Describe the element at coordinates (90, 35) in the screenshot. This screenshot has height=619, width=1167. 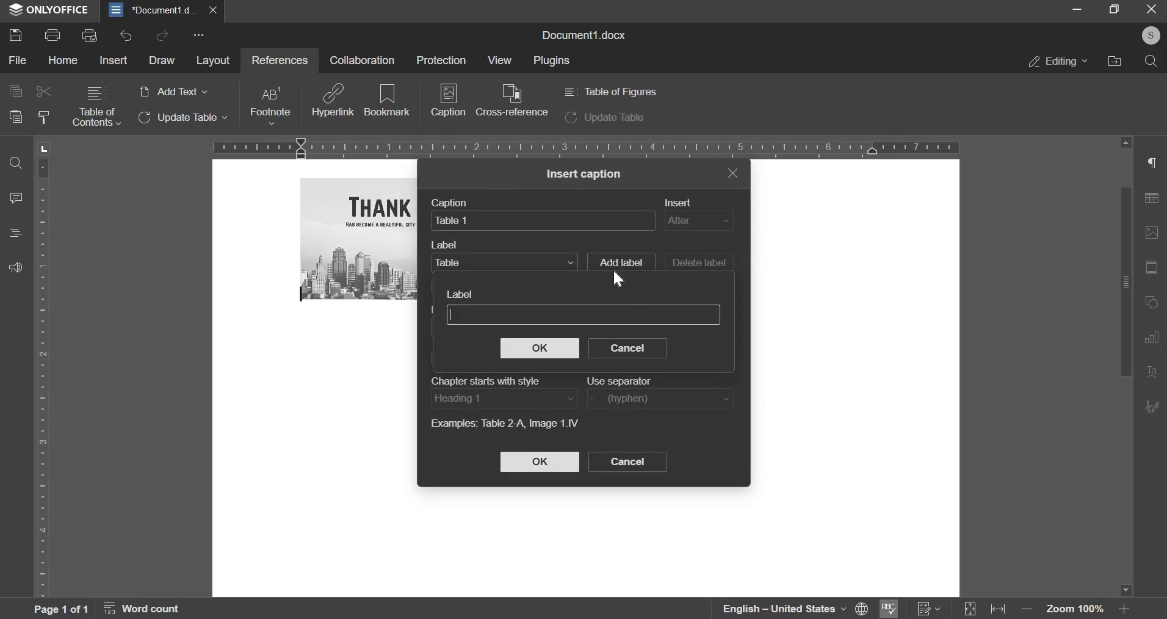
I see `print preview` at that location.